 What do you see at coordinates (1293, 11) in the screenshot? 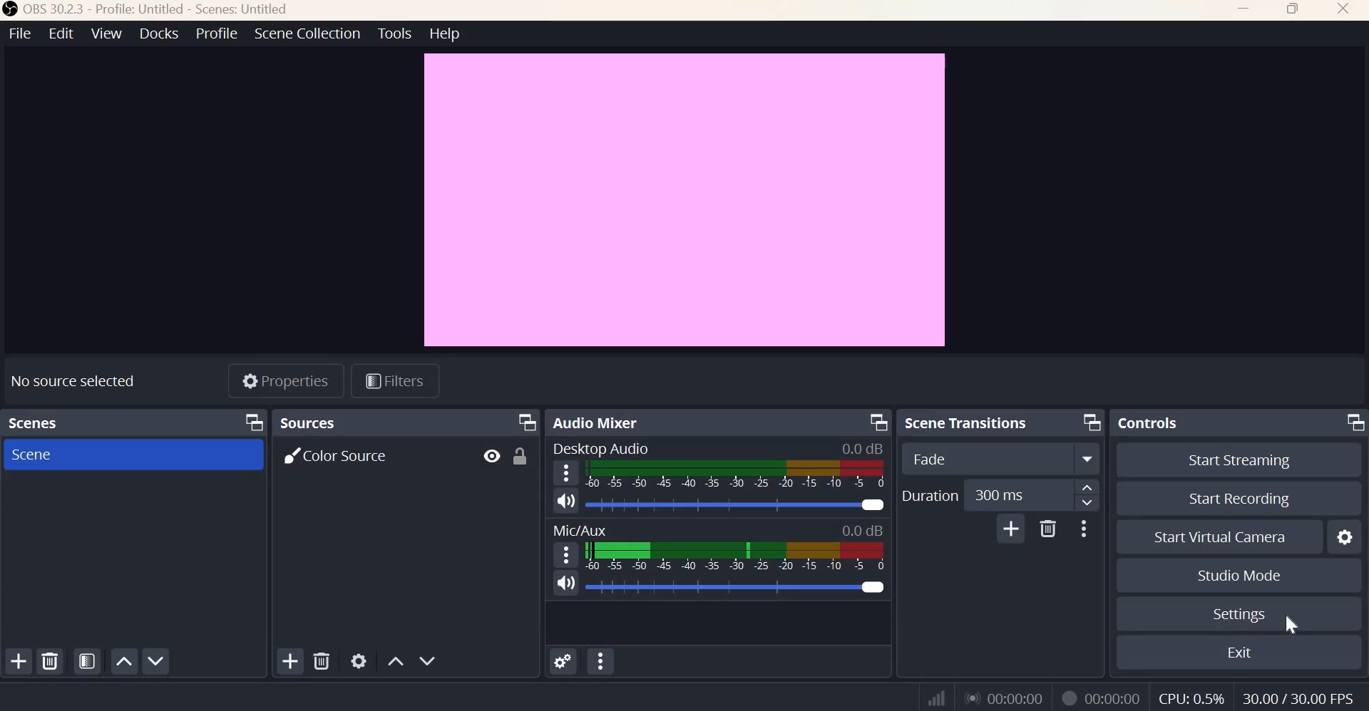
I see `Maximize` at bounding box center [1293, 11].